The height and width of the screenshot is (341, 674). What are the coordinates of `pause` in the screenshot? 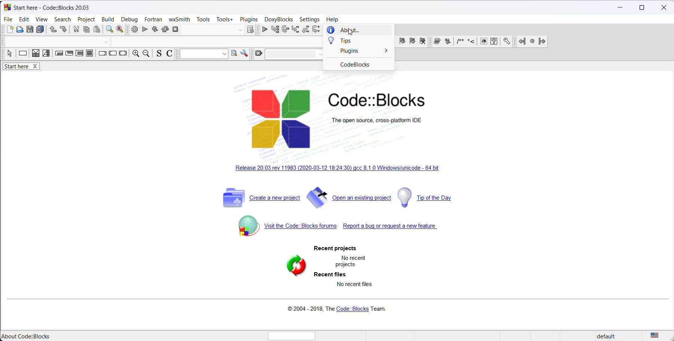 It's located at (447, 42).